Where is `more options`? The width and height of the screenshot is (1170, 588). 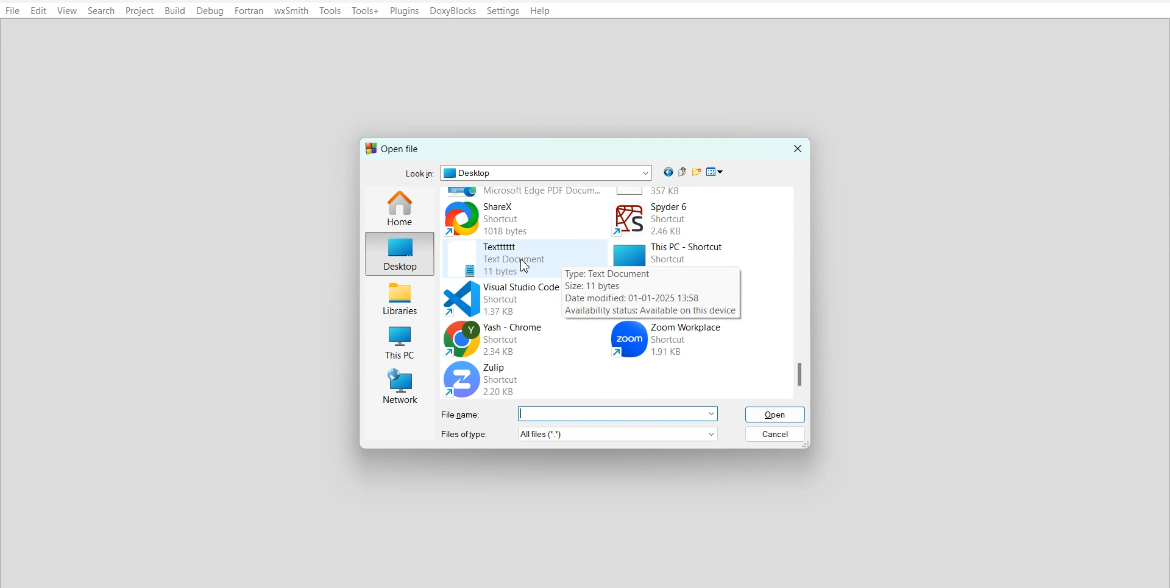
more options is located at coordinates (616, 435).